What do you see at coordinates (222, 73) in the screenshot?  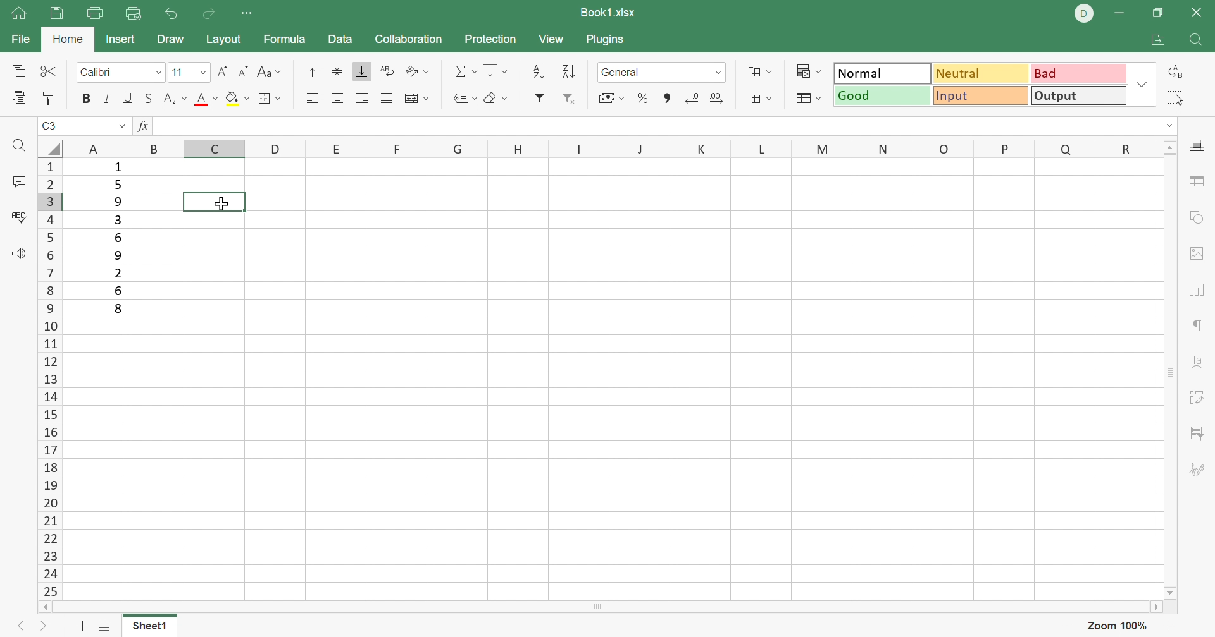 I see `Increment font size` at bounding box center [222, 73].